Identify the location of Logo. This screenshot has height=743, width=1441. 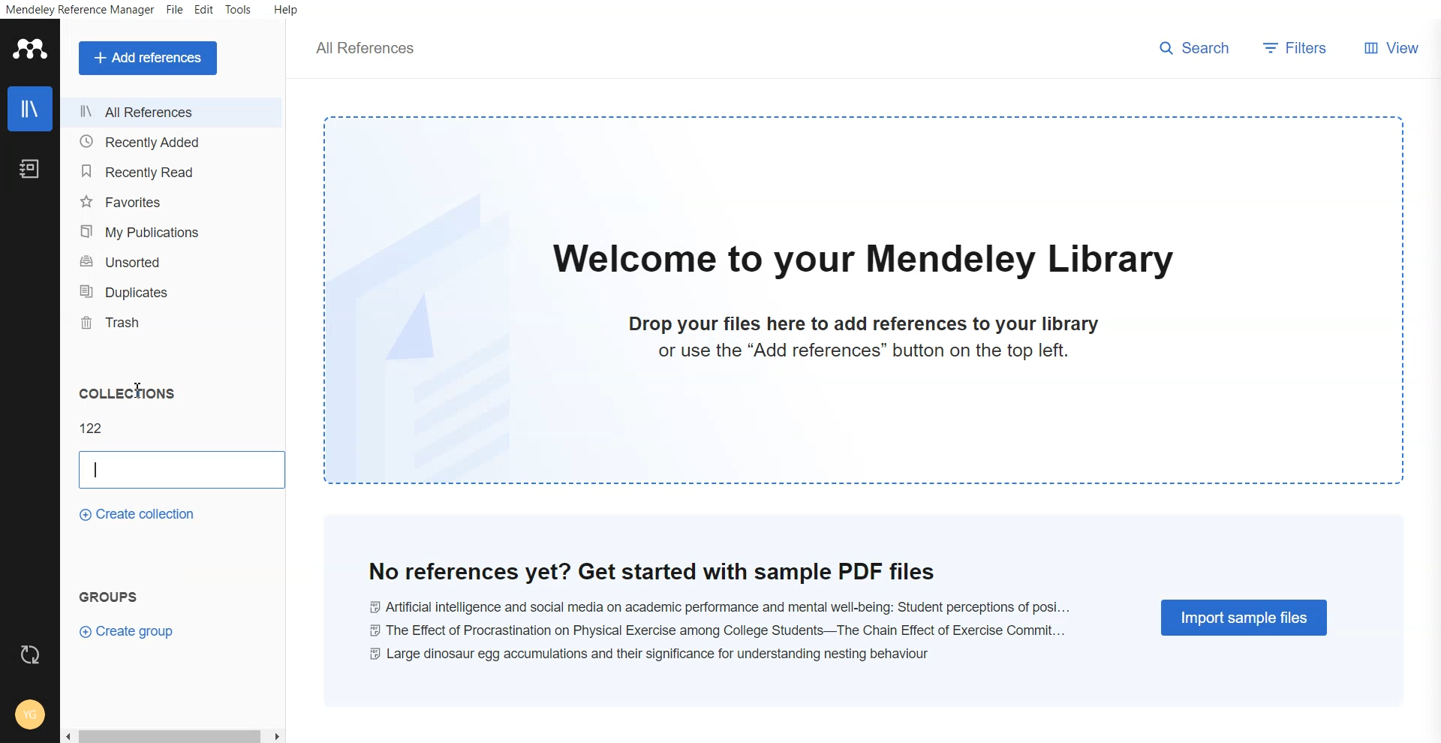
(30, 48).